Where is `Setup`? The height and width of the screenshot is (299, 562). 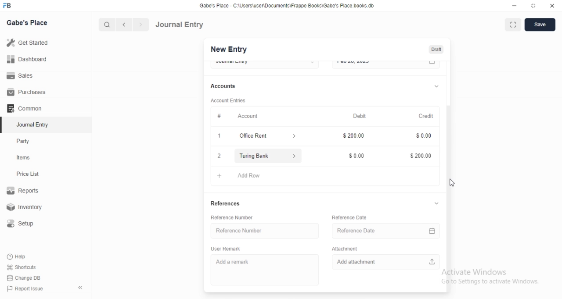
Setup is located at coordinates (24, 224).